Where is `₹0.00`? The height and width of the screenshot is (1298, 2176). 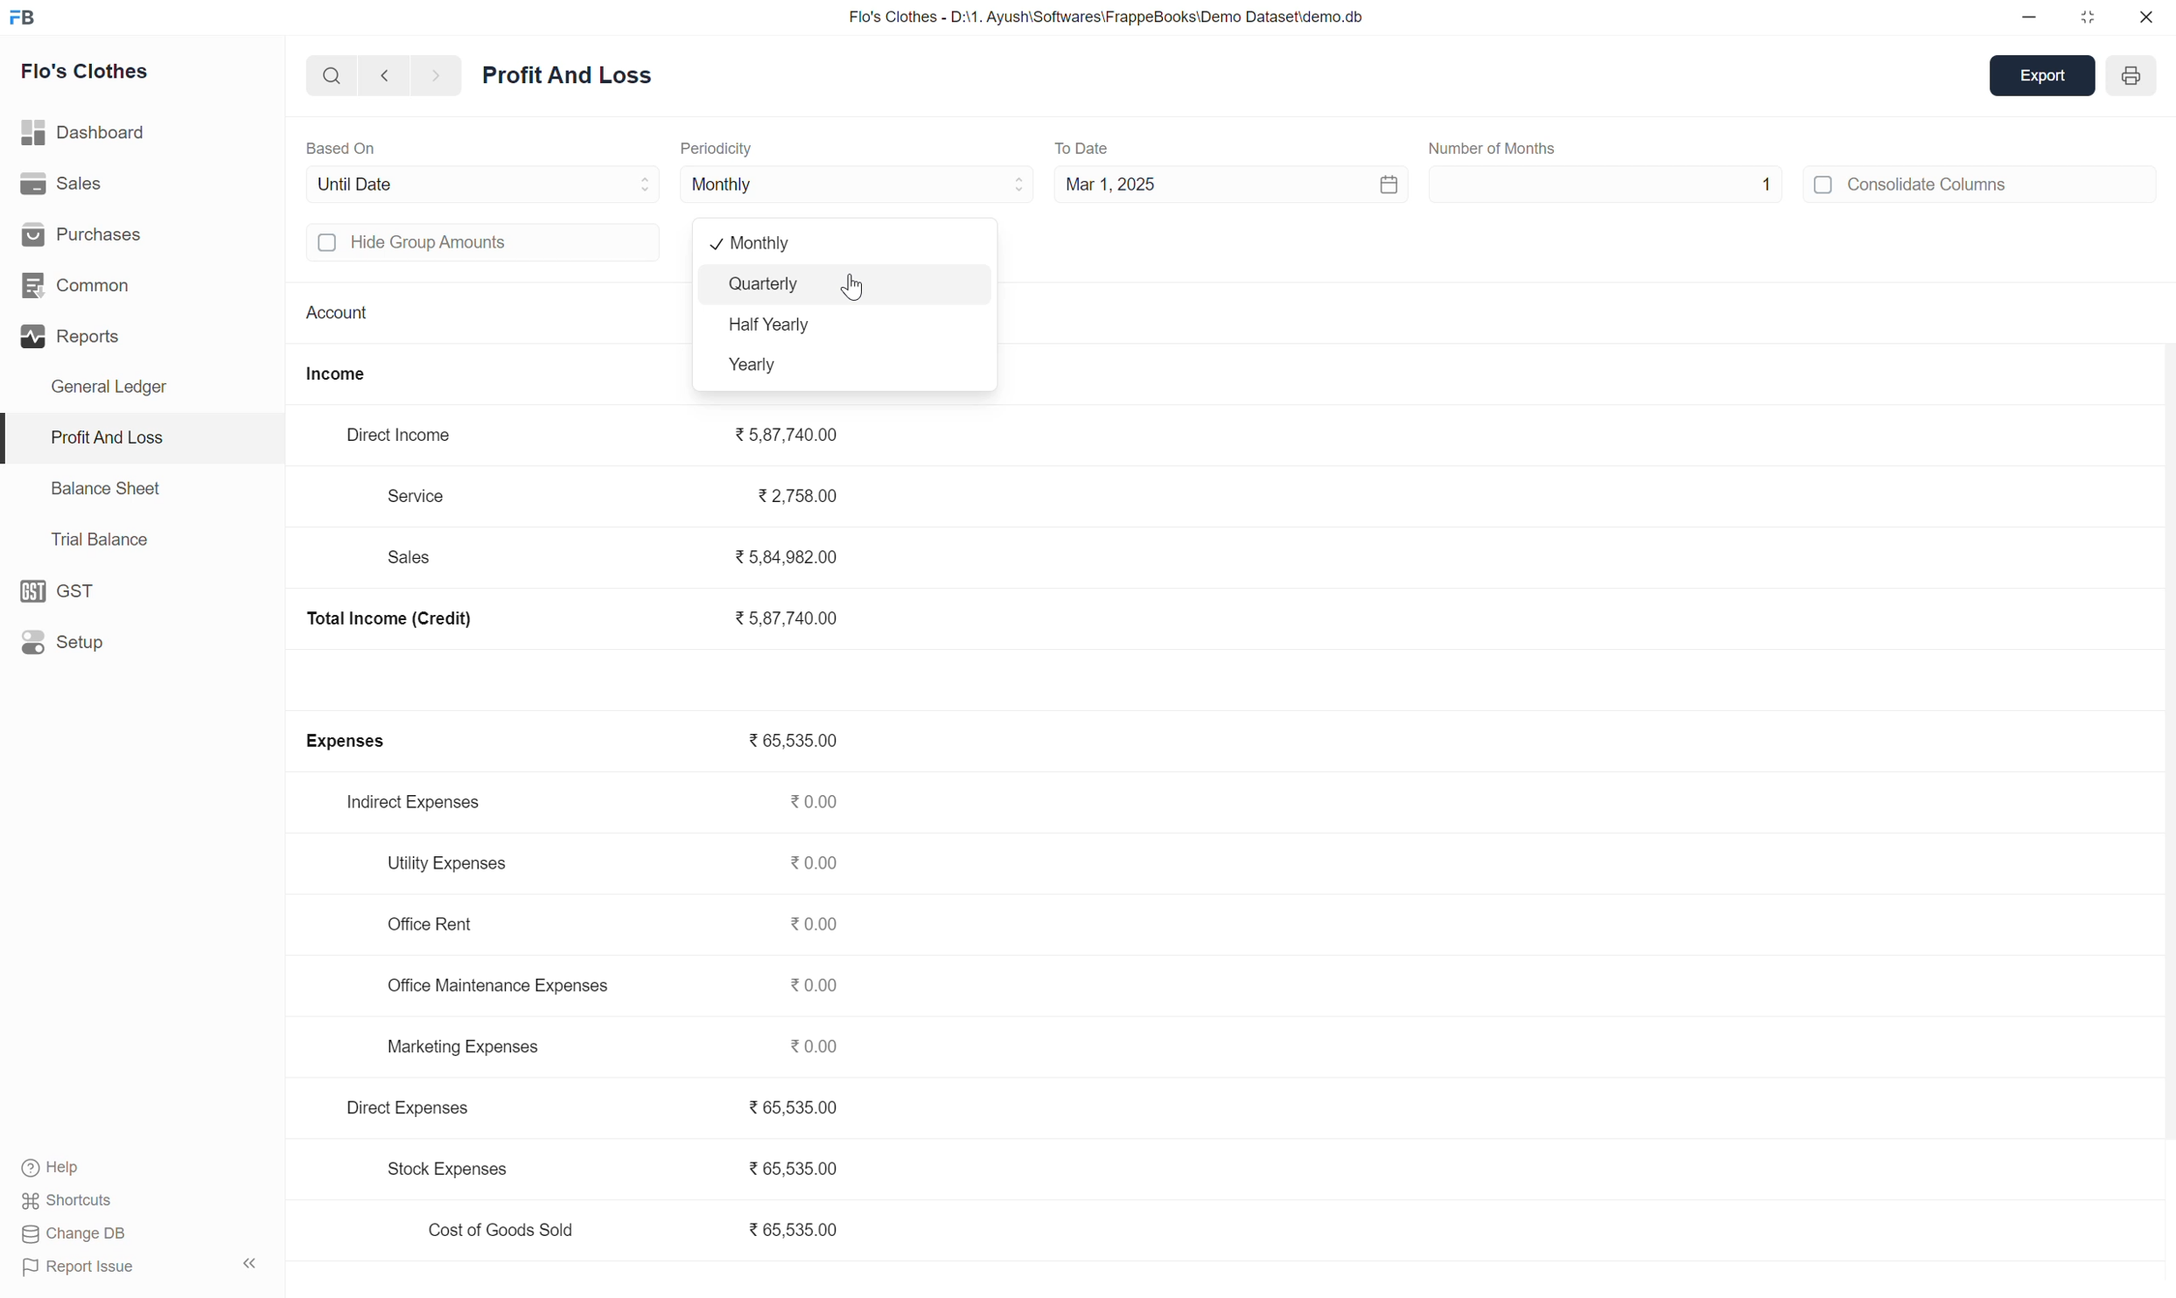
₹0.00 is located at coordinates (822, 1048).